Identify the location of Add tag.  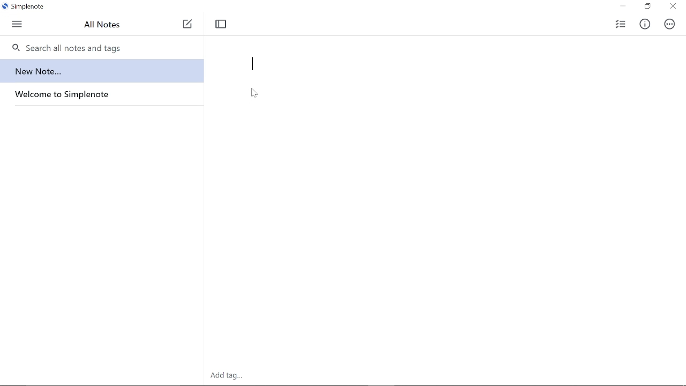
(227, 377).